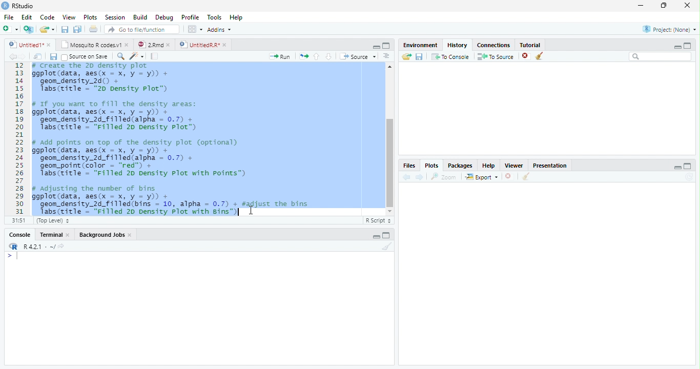  What do you see at coordinates (137, 56) in the screenshot?
I see `code tool` at bounding box center [137, 56].